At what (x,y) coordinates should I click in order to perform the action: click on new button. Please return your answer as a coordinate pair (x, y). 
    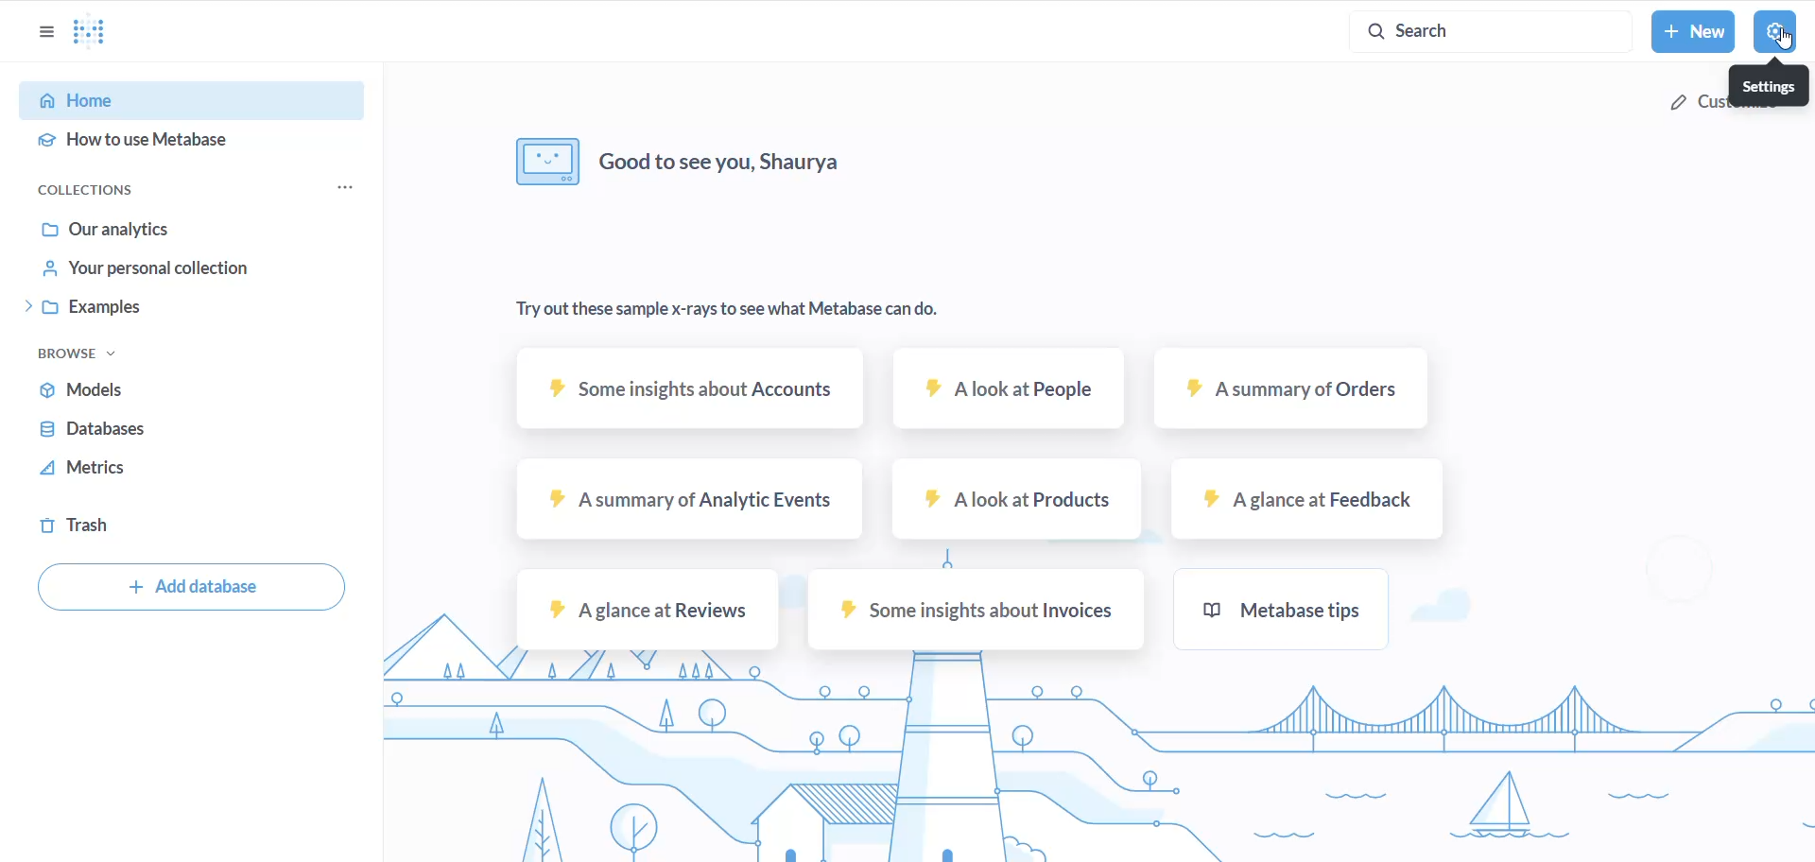
    Looking at the image, I should click on (1693, 34).